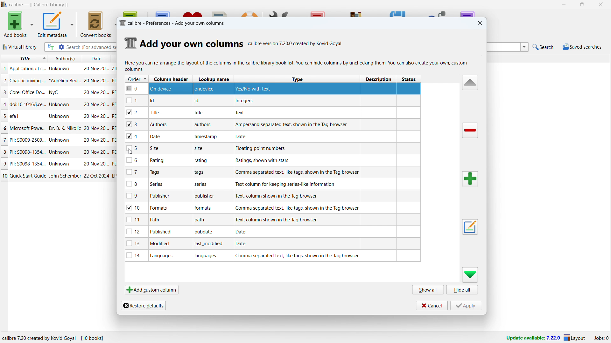 Image resolution: width=611 pixels, height=343 pixels. What do you see at coordinates (164, 256) in the screenshot?
I see `languages` at bounding box center [164, 256].